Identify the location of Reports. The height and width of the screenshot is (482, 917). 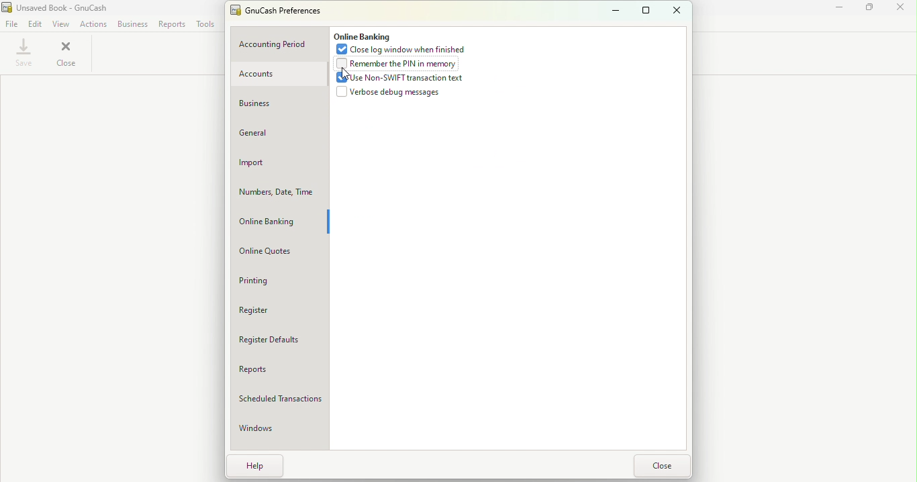
(278, 370).